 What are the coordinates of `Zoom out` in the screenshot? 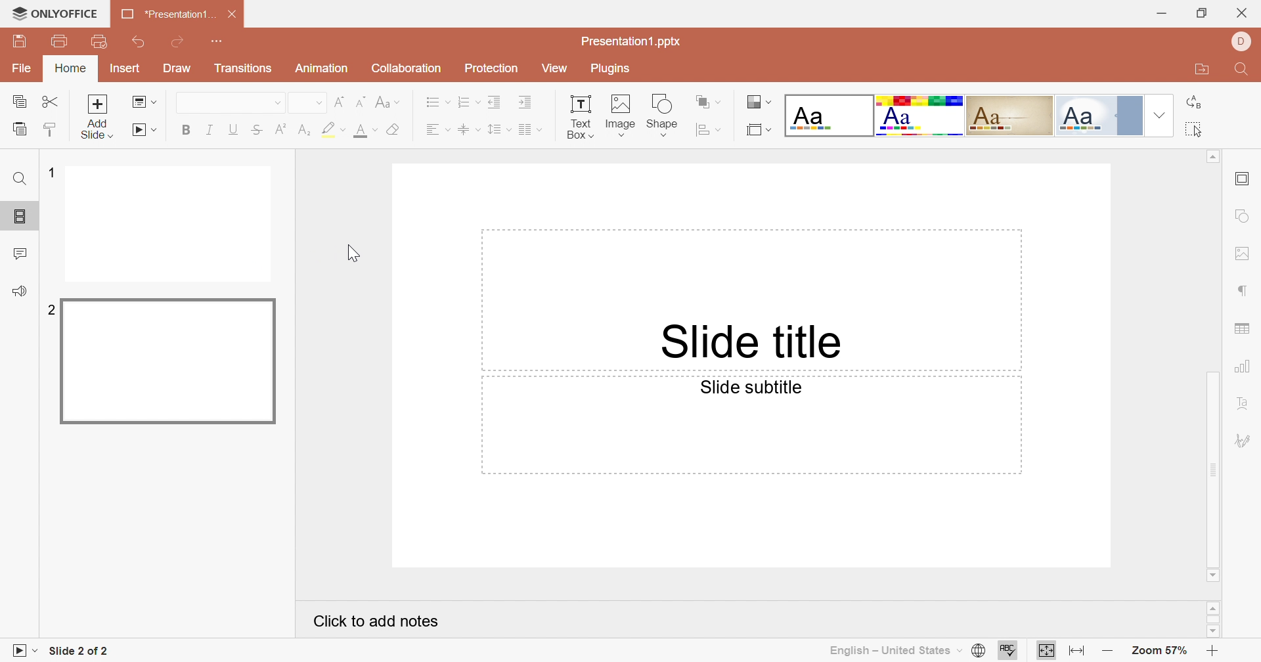 It's located at (1108, 651).